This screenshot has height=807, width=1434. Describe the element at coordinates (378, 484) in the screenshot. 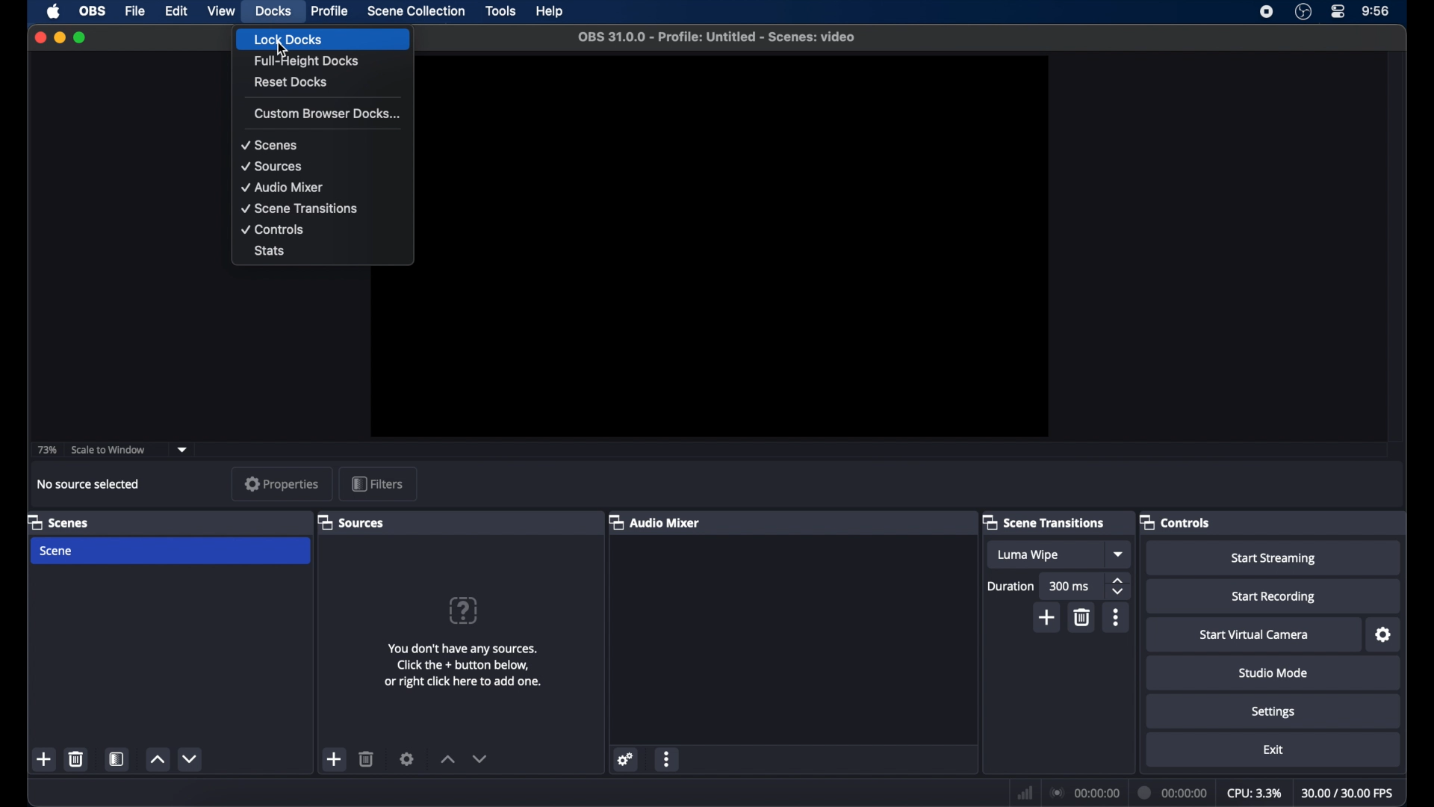

I see `filters` at that location.